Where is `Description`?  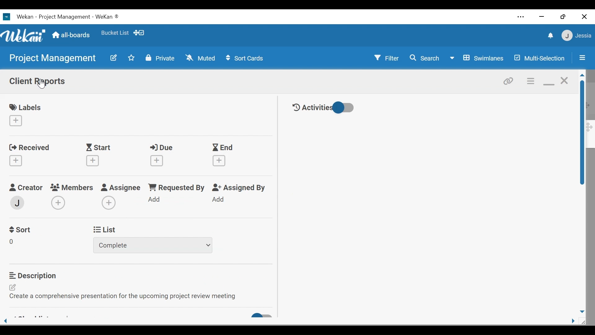
Description is located at coordinates (48, 276).